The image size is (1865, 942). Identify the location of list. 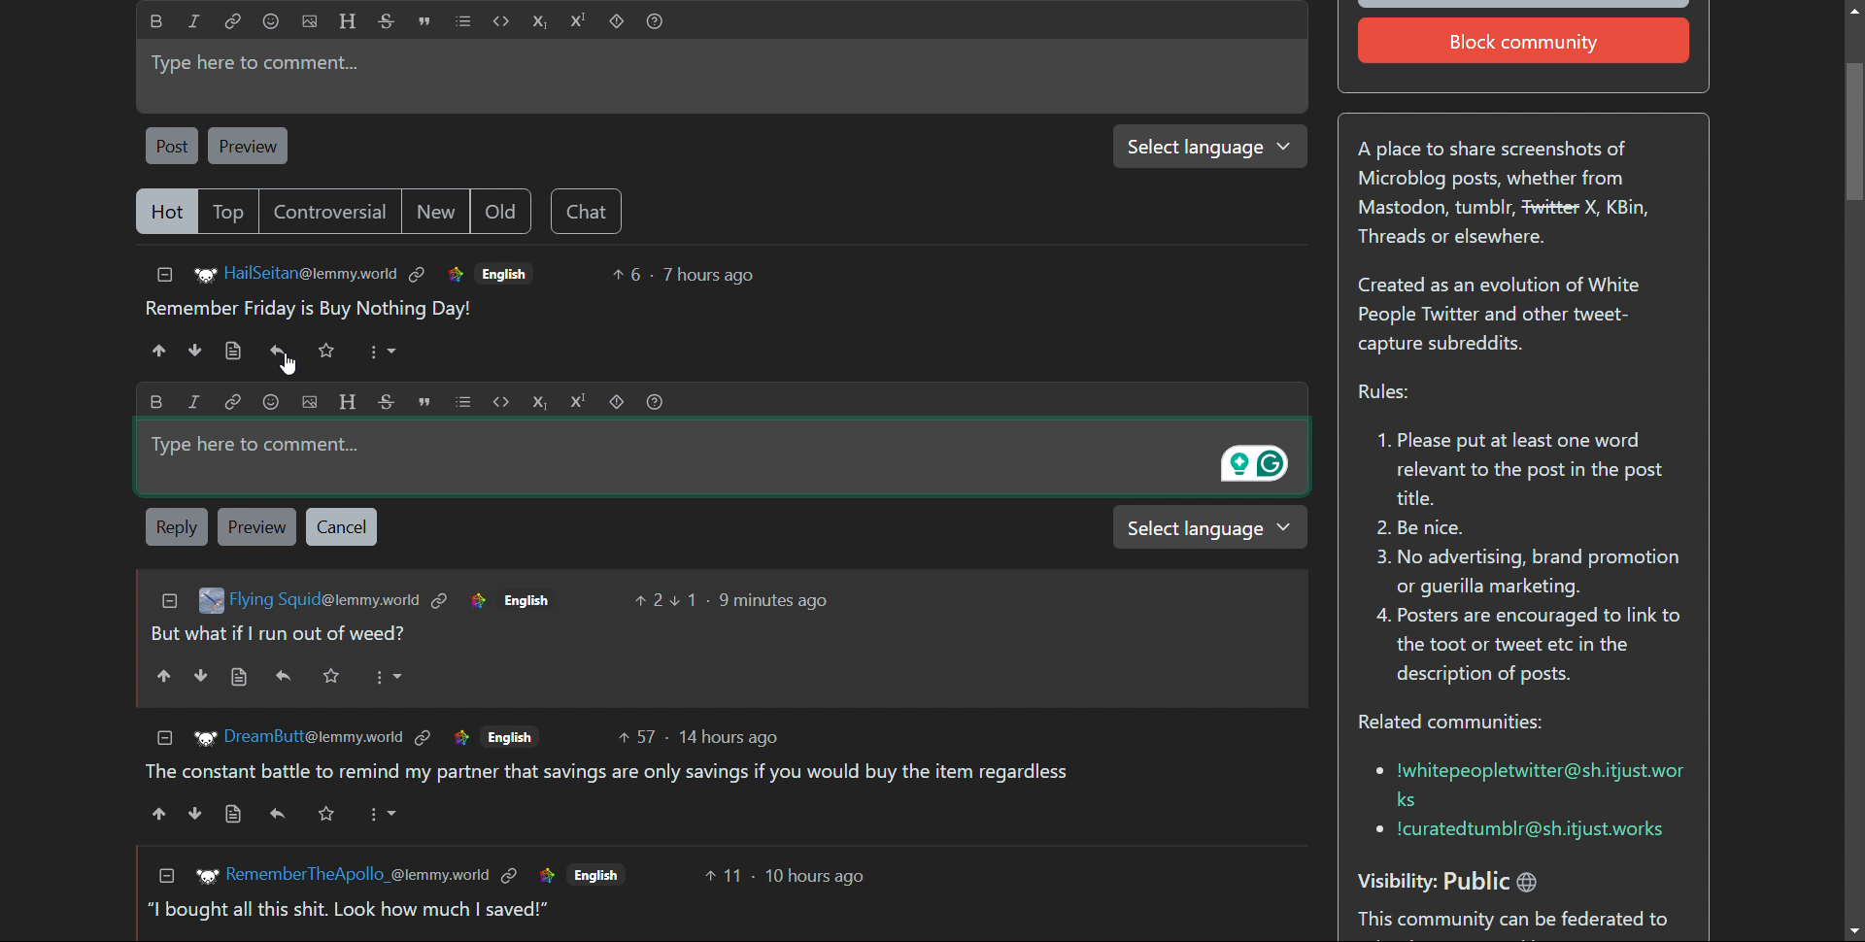
(463, 21).